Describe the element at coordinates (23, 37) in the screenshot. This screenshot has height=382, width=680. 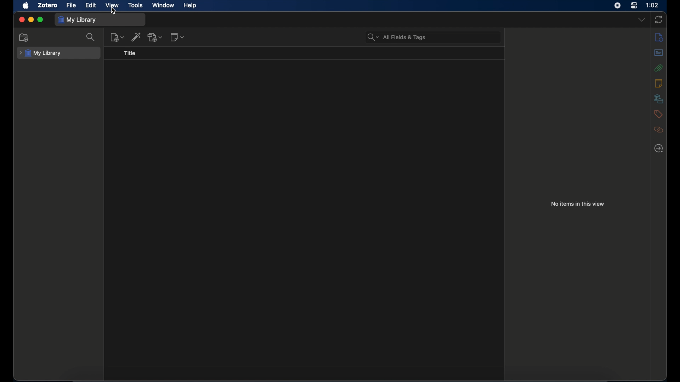
I see `new collection` at that location.